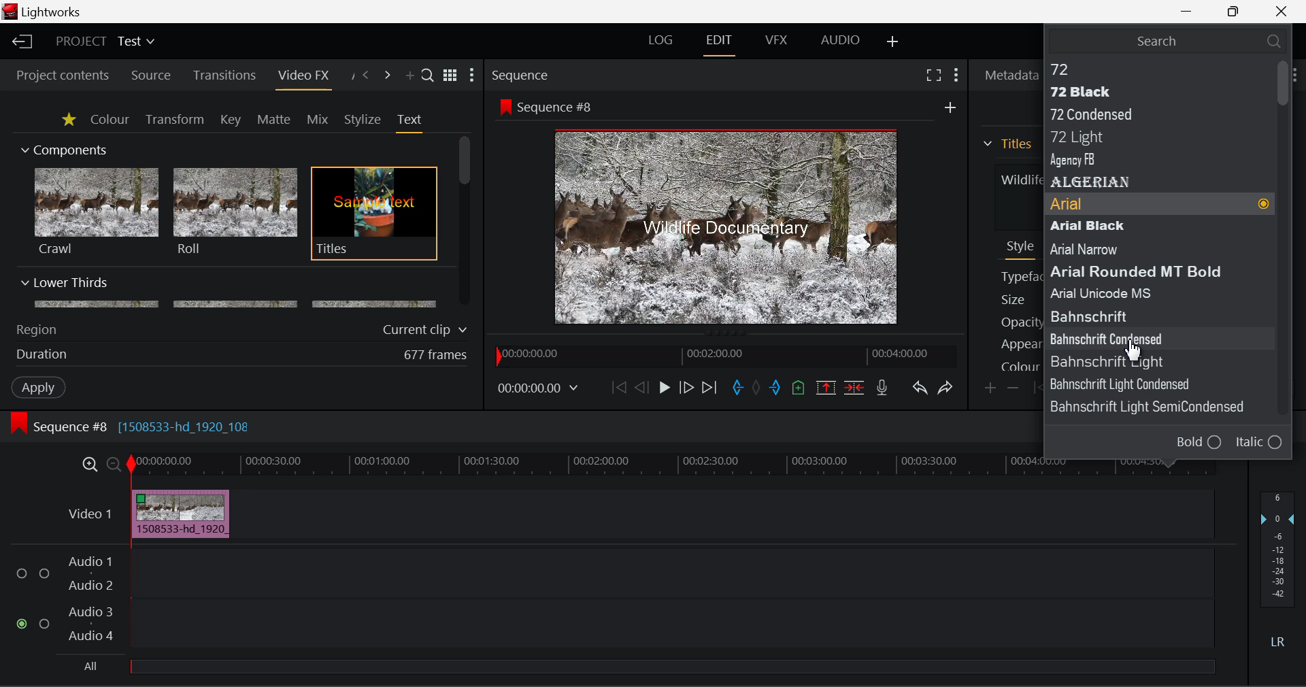 The image size is (1306, 687). What do you see at coordinates (465, 222) in the screenshot?
I see `Scroll Bar` at bounding box center [465, 222].